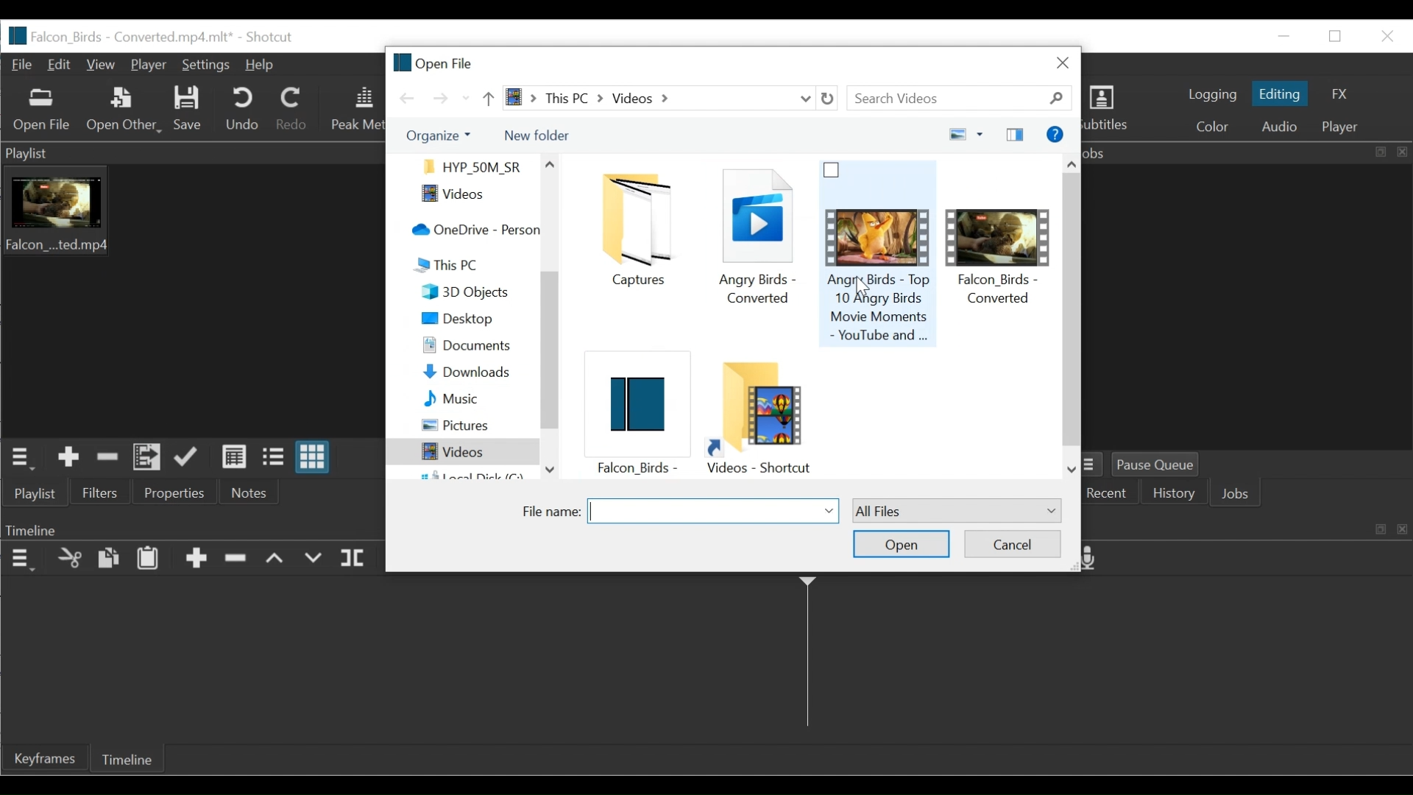  Describe the element at coordinates (63, 65) in the screenshot. I see `Edit` at that location.